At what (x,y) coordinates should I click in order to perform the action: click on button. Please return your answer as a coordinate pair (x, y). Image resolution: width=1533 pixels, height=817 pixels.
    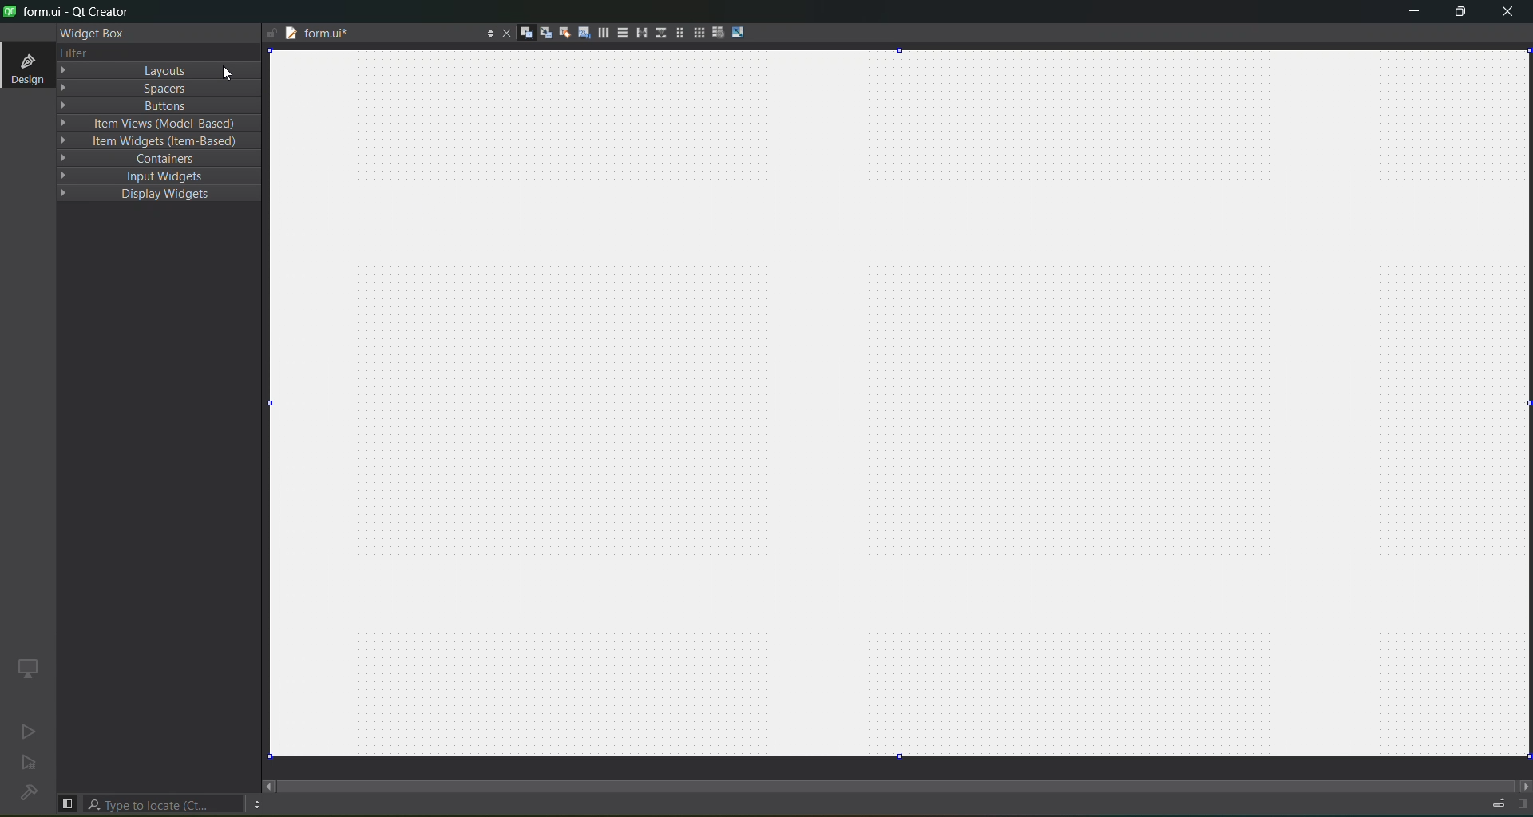
    Looking at the image, I should click on (163, 105).